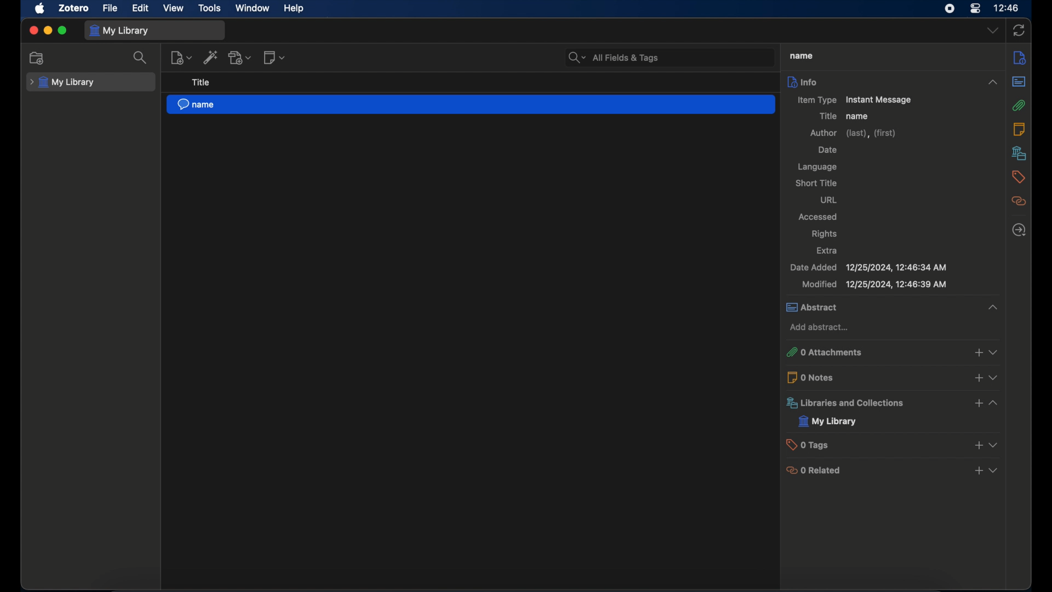 This screenshot has height=592, width=1052. I want to click on view, so click(173, 9).